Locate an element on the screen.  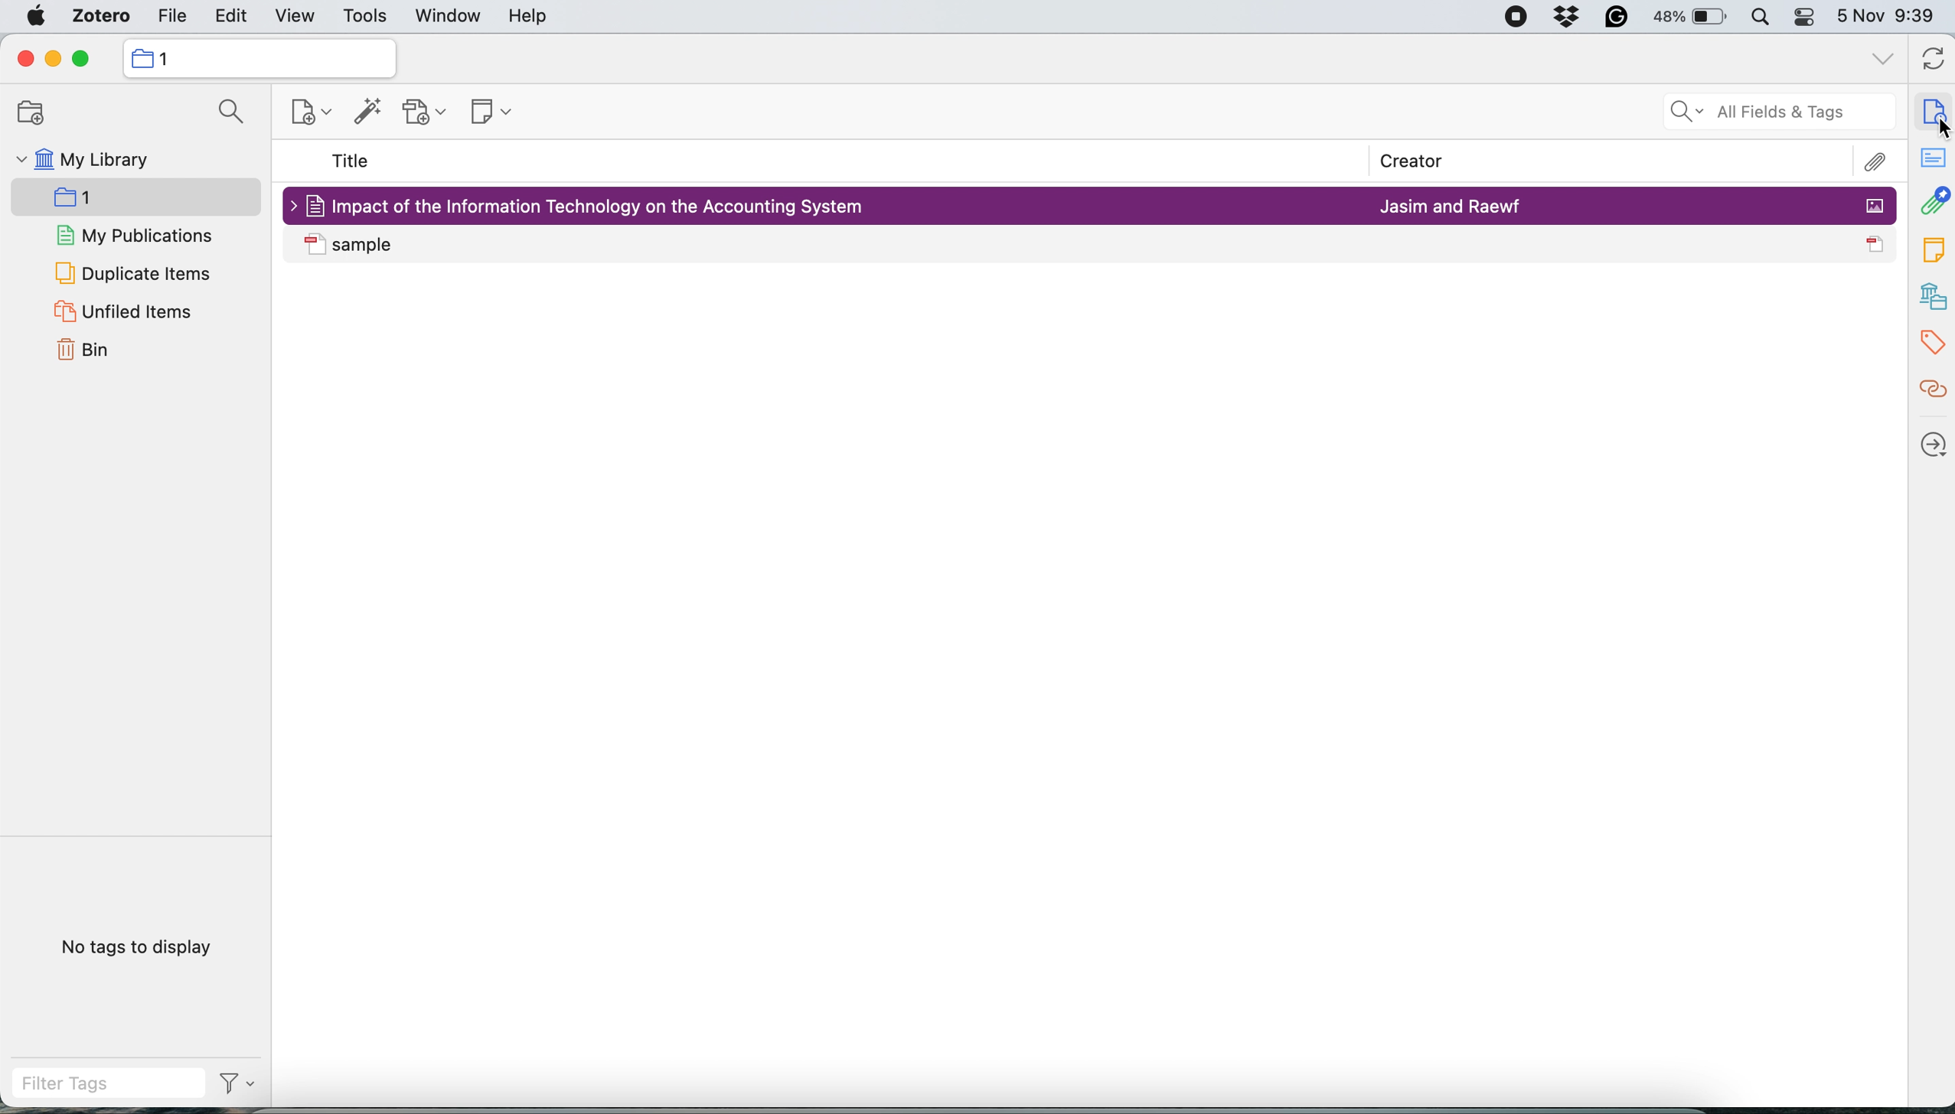
attachment is located at coordinates (1934, 199).